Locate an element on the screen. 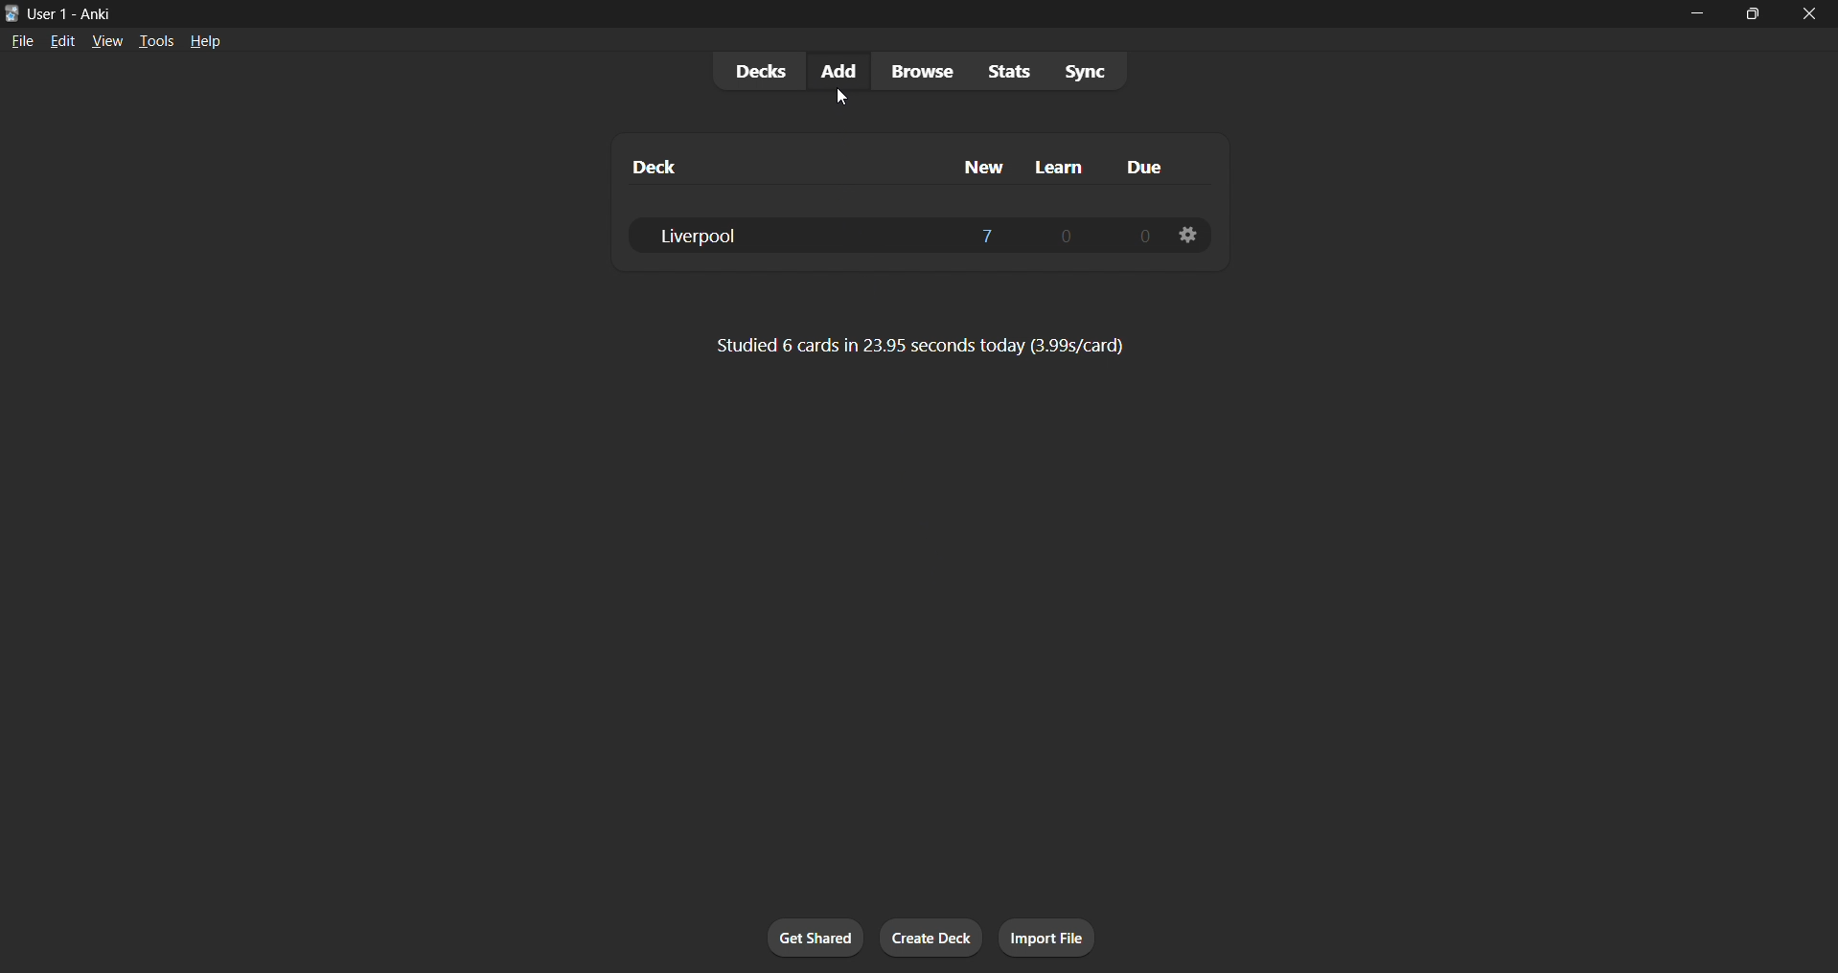  liverpool deck data is located at coordinates (898, 234).